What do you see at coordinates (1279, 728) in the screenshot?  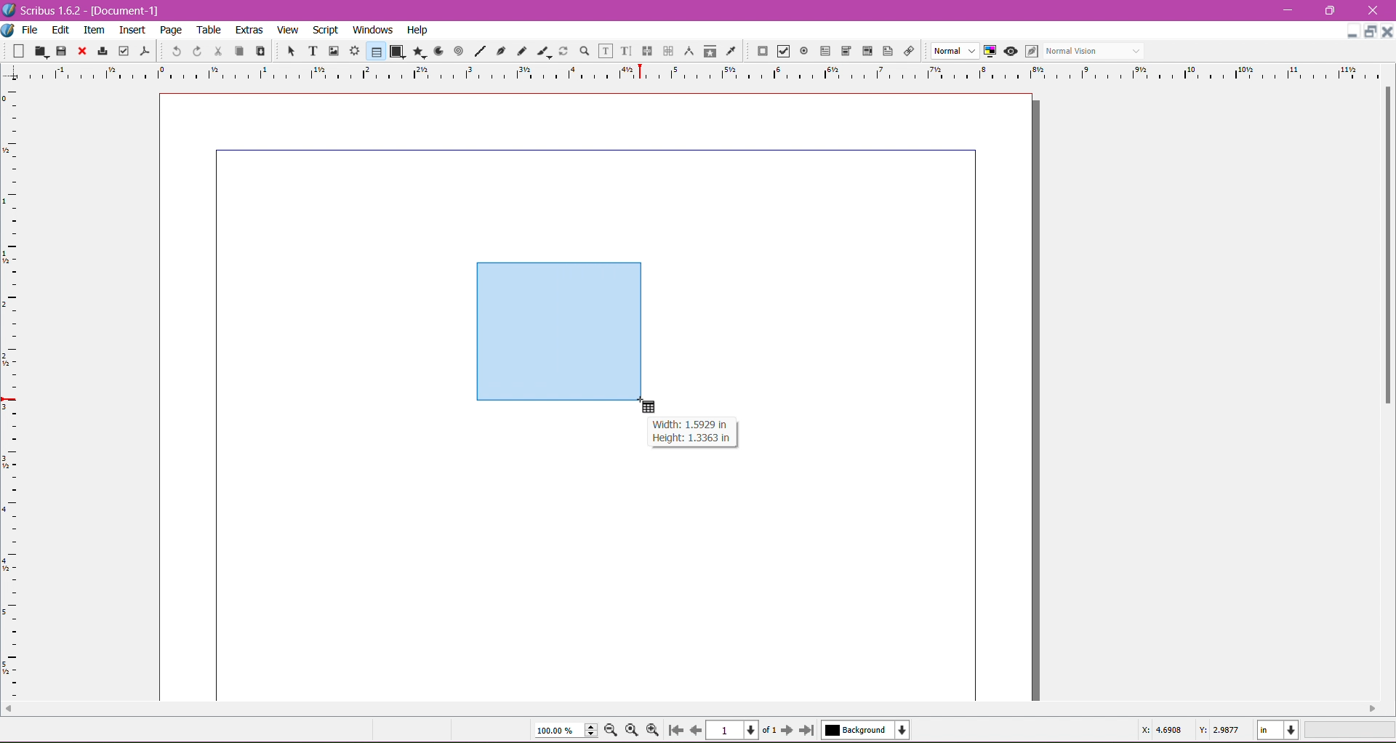 I see `in / Unit` at bounding box center [1279, 728].